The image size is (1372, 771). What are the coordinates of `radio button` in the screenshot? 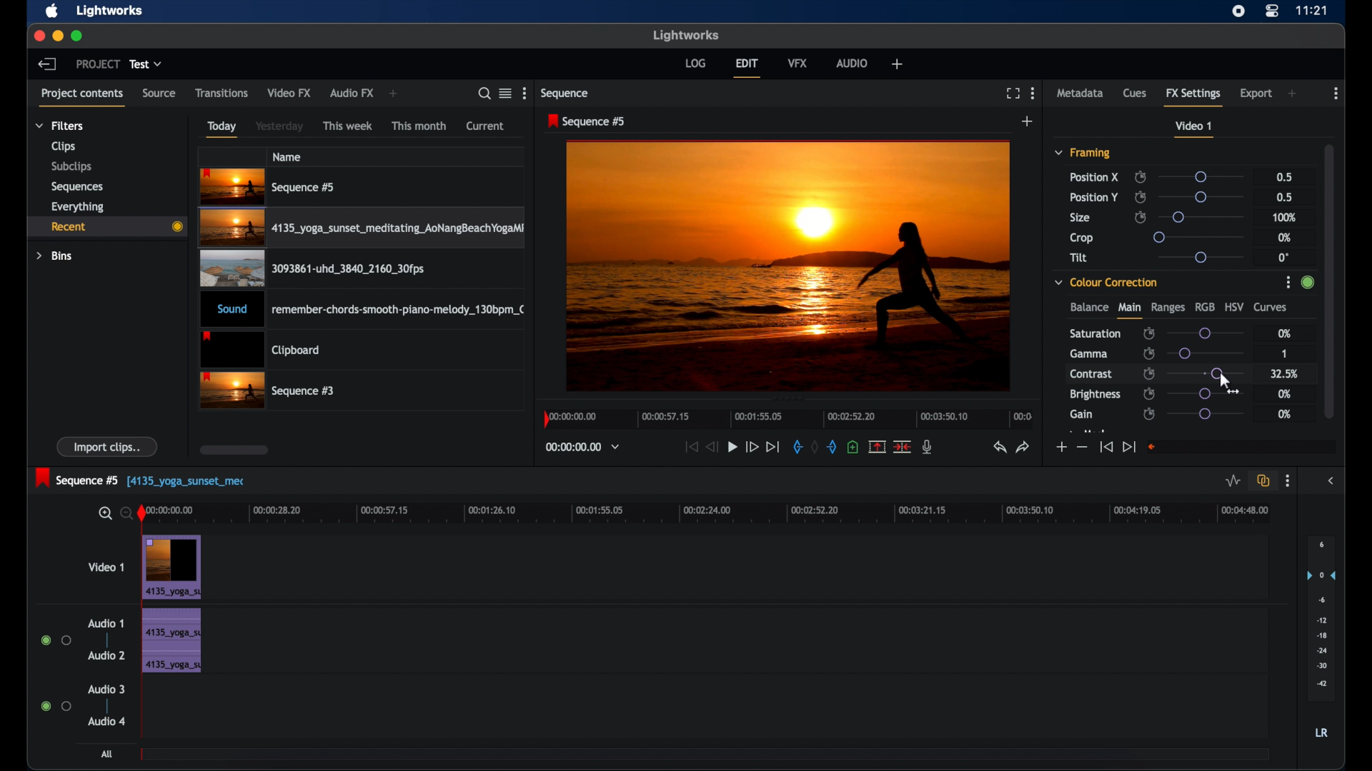 It's located at (56, 640).